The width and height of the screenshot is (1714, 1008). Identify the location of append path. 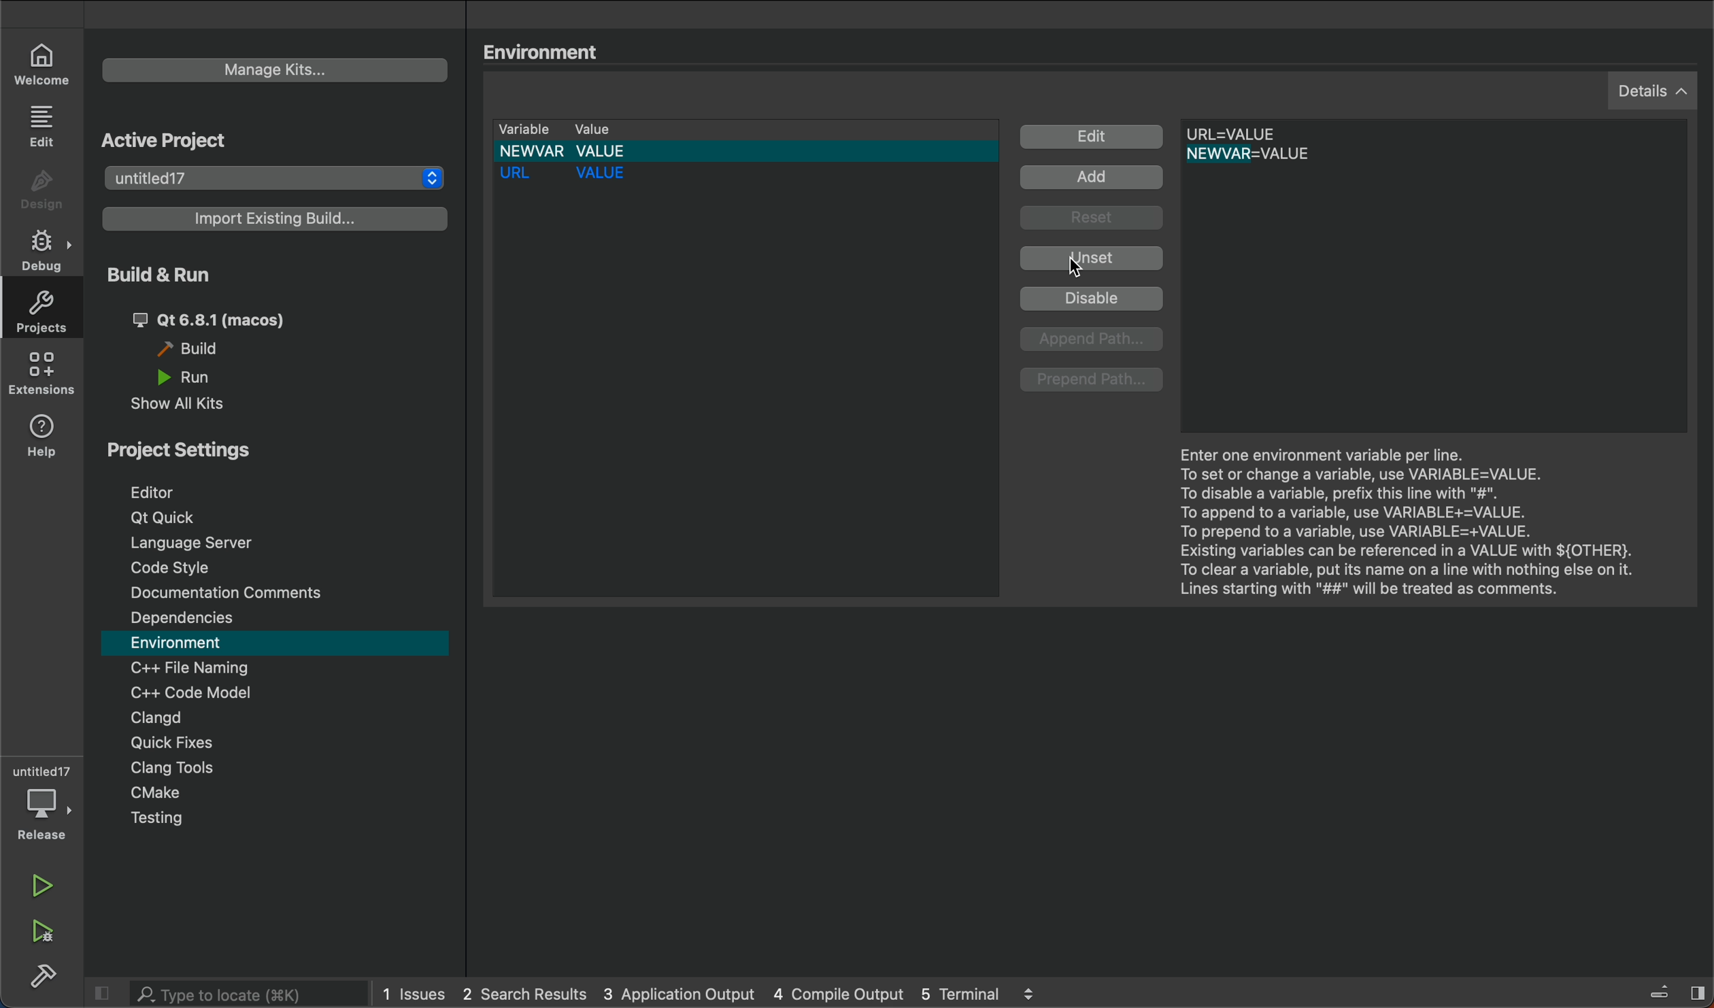
(1094, 340).